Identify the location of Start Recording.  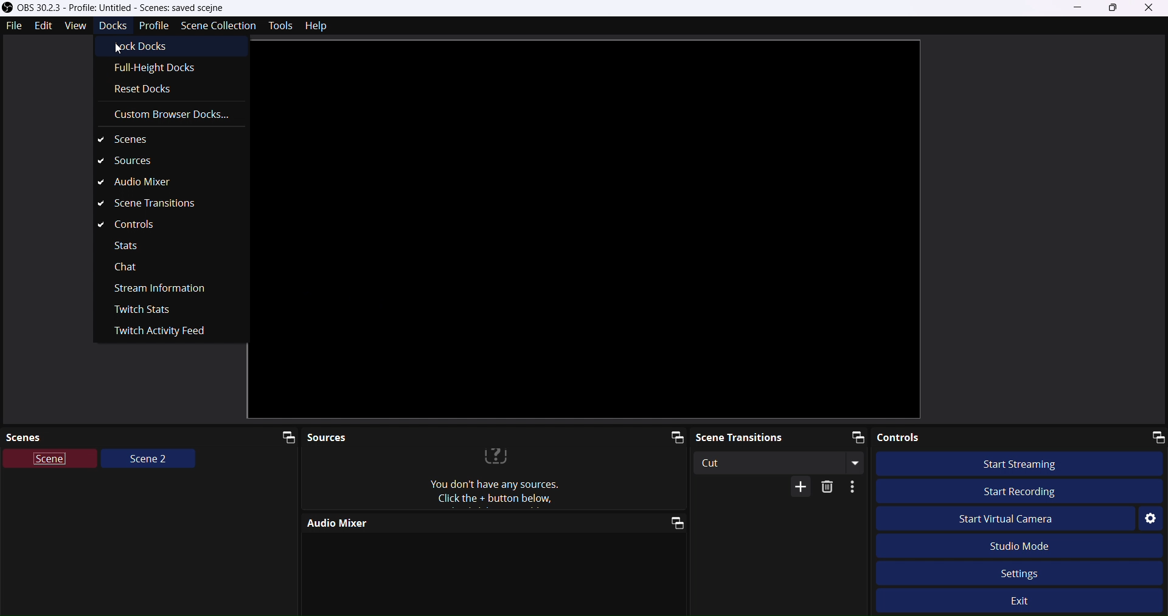
(1015, 489).